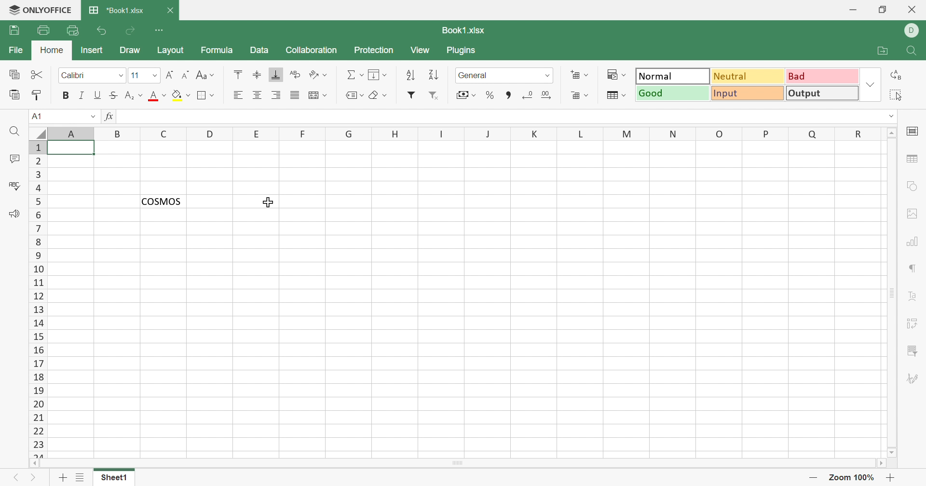 The image size is (926, 486). What do you see at coordinates (912, 132) in the screenshot?
I see `Cell settings` at bounding box center [912, 132].